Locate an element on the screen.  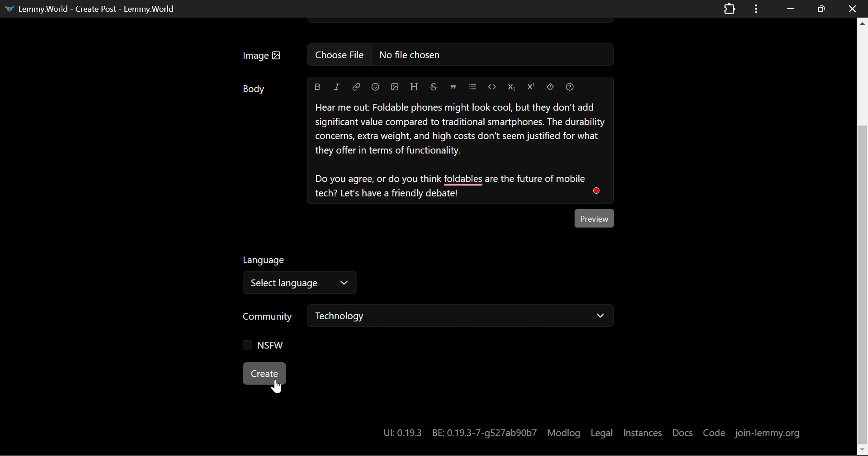
System Details is located at coordinates (457, 433).